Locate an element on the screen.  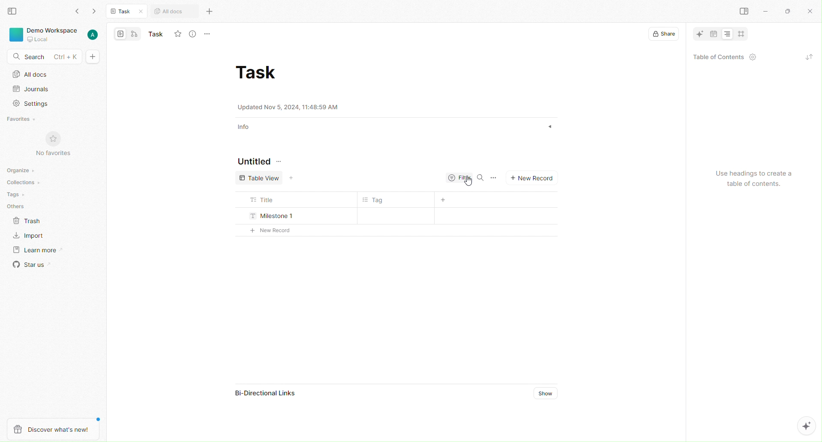
Fav is located at coordinates (177, 34).